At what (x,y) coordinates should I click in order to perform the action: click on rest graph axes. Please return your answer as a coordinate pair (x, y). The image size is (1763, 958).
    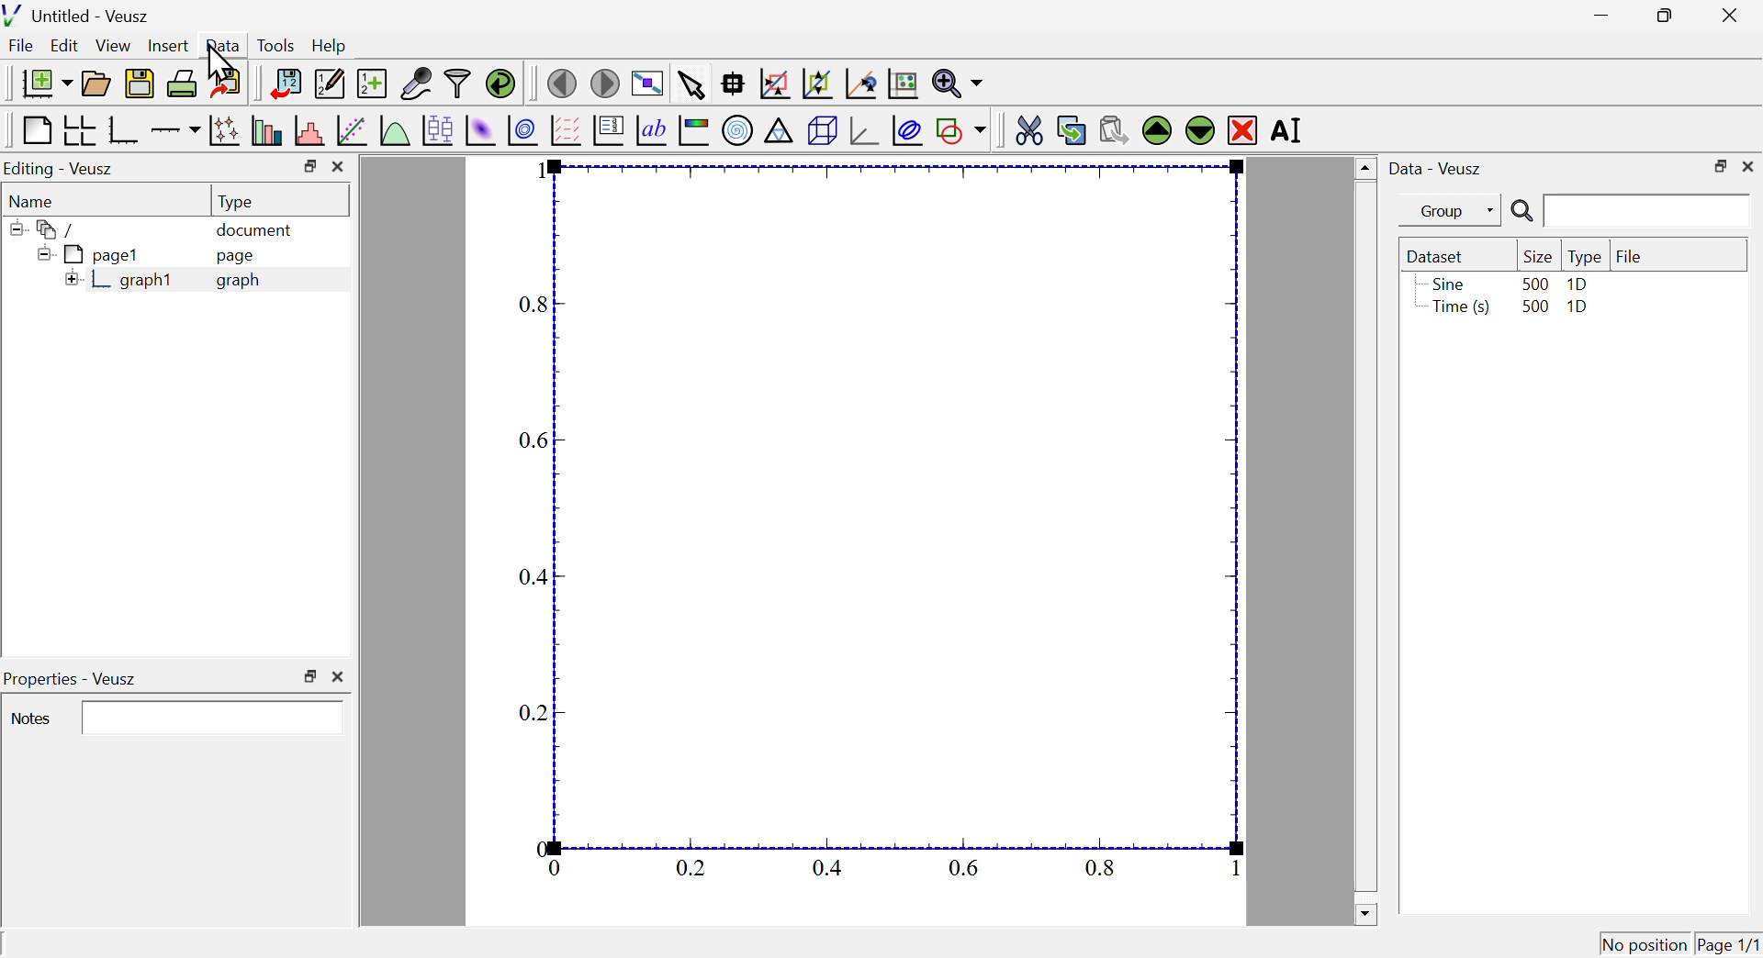
    Looking at the image, I should click on (901, 84).